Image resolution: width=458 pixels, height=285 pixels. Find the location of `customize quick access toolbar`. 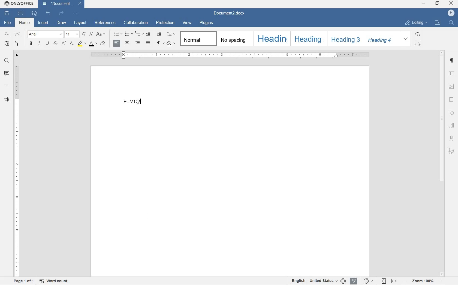

customize quick access toolbar is located at coordinates (75, 13).